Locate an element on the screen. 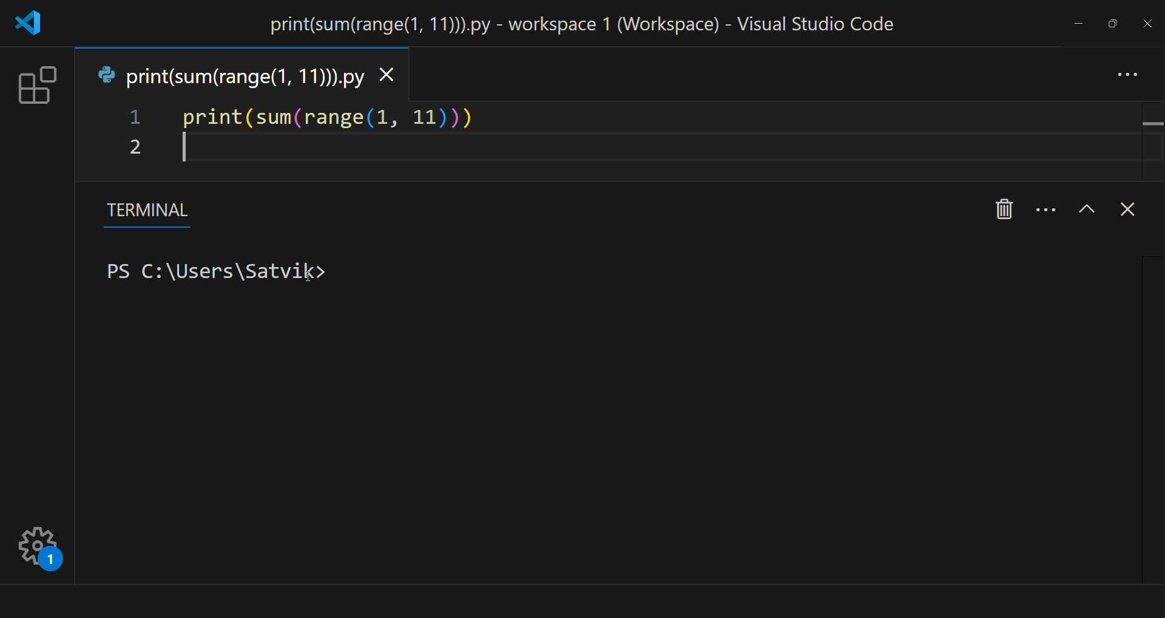  close terminal is located at coordinates (1130, 211).